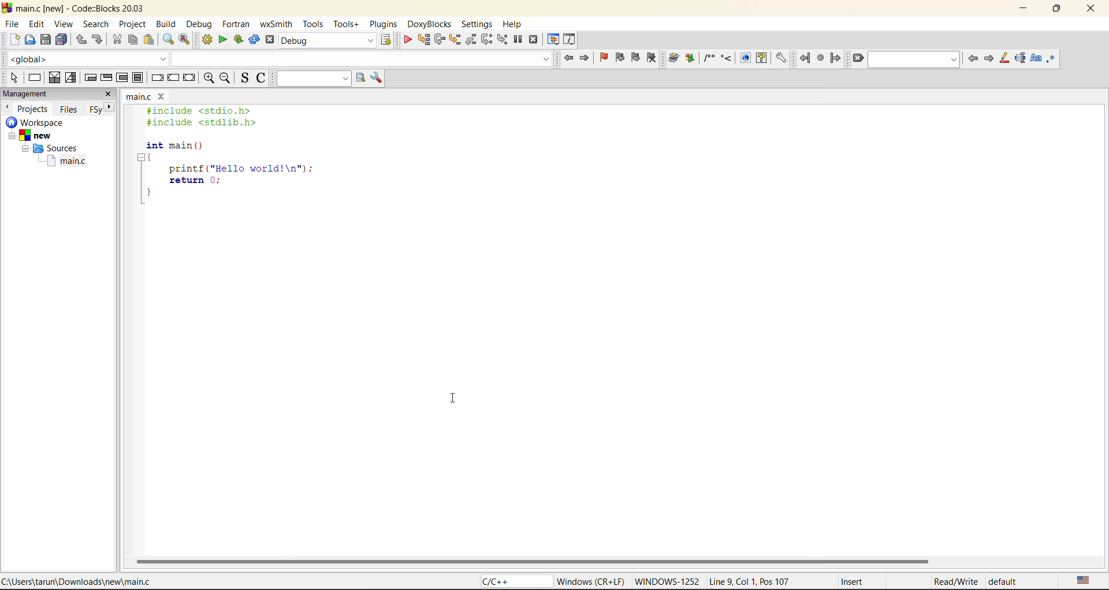 The height and width of the screenshot is (590, 1109). I want to click on default, so click(1005, 581).